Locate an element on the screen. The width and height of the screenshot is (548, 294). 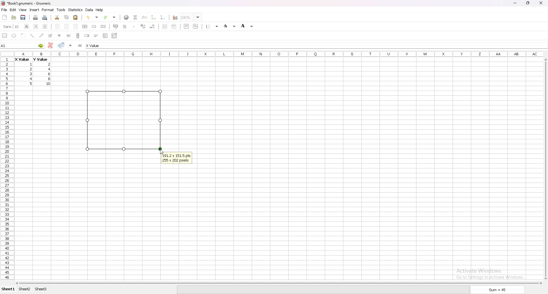
percentage is located at coordinates (125, 26).